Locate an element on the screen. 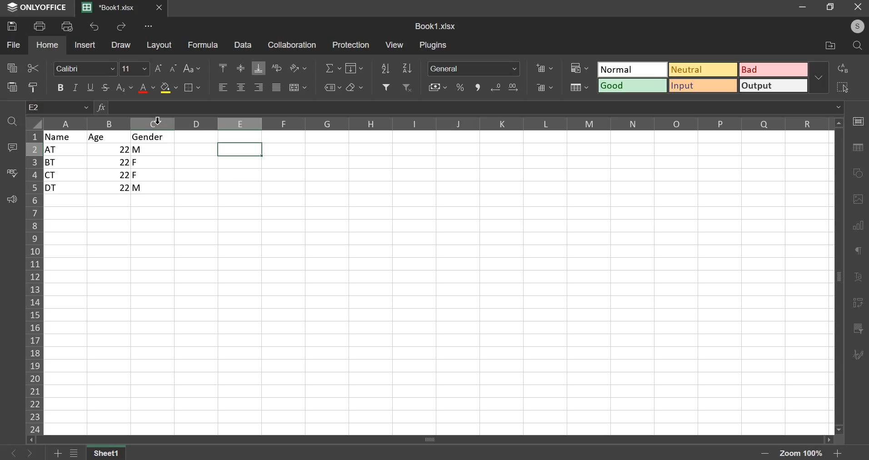 The width and height of the screenshot is (869, 460). print preview is located at coordinates (67, 25).